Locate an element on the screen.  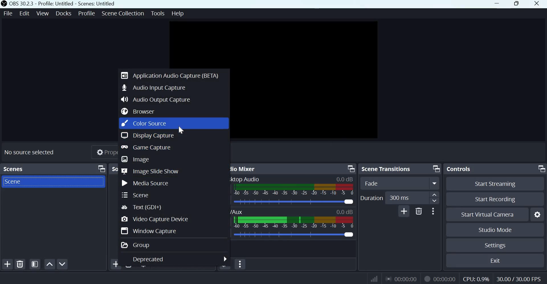
Recording Timer is located at coordinates (445, 279).